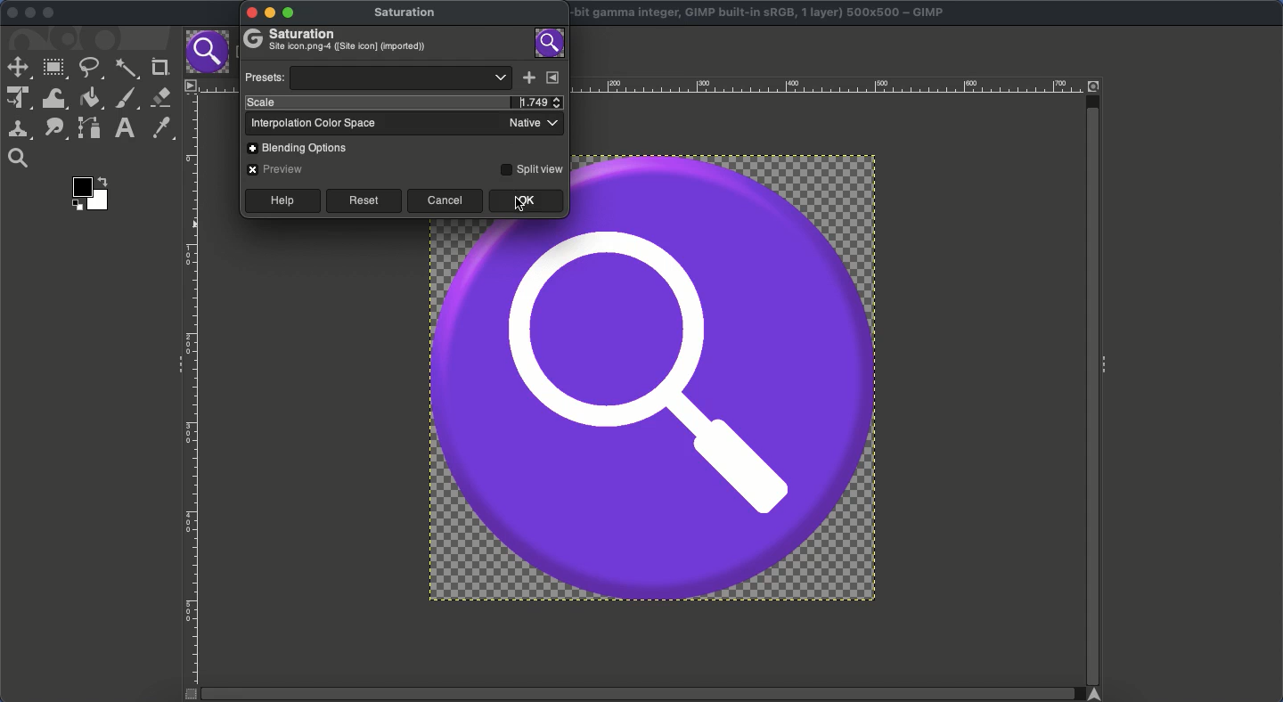 The image size is (1283, 702). Describe the element at coordinates (1109, 366) in the screenshot. I see `Collapse` at that location.